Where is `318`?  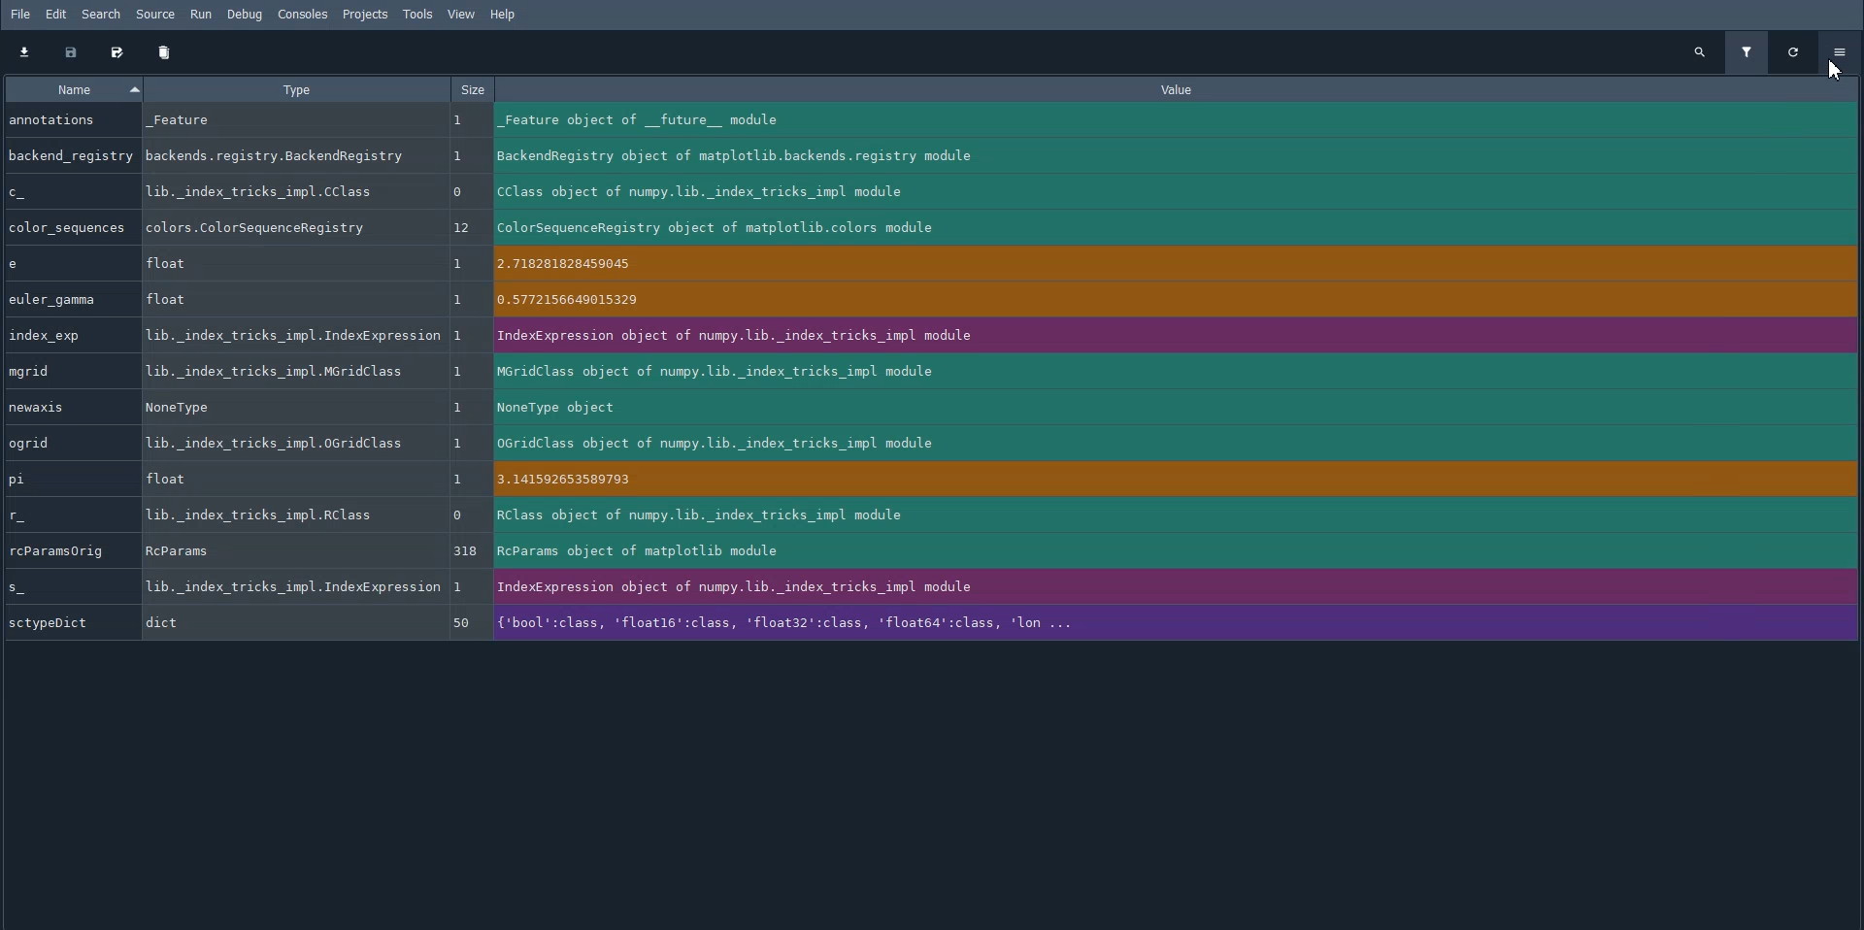
318 is located at coordinates (468, 551).